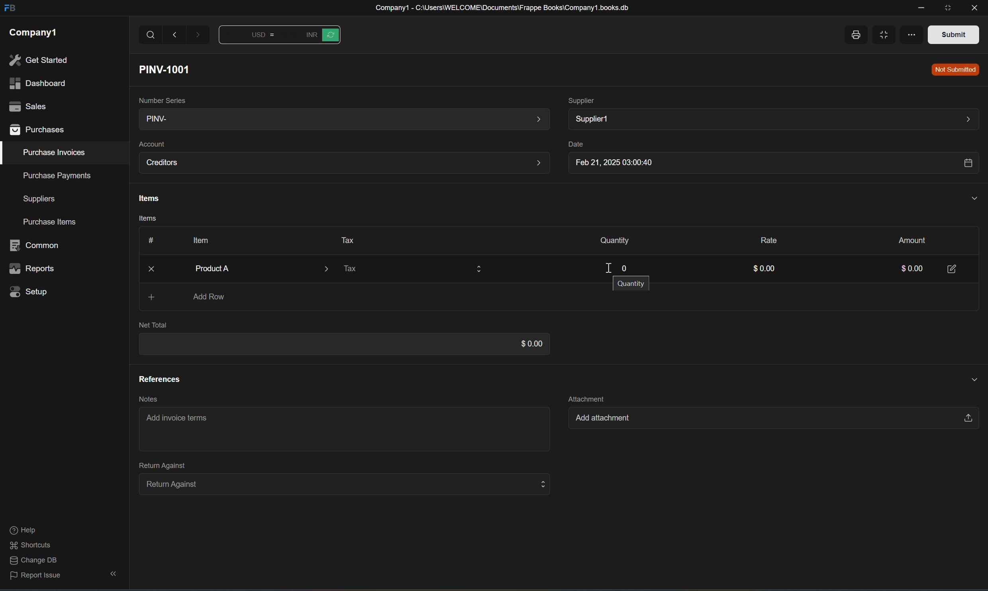  Describe the element at coordinates (145, 399) in the screenshot. I see `Notes` at that location.